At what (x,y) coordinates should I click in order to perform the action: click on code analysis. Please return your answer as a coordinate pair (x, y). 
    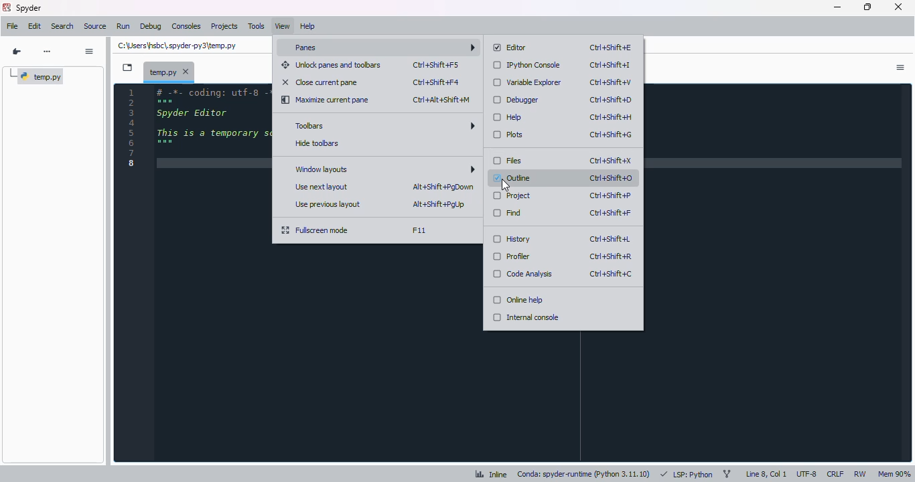
    Looking at the image, I should click on (522, 274).